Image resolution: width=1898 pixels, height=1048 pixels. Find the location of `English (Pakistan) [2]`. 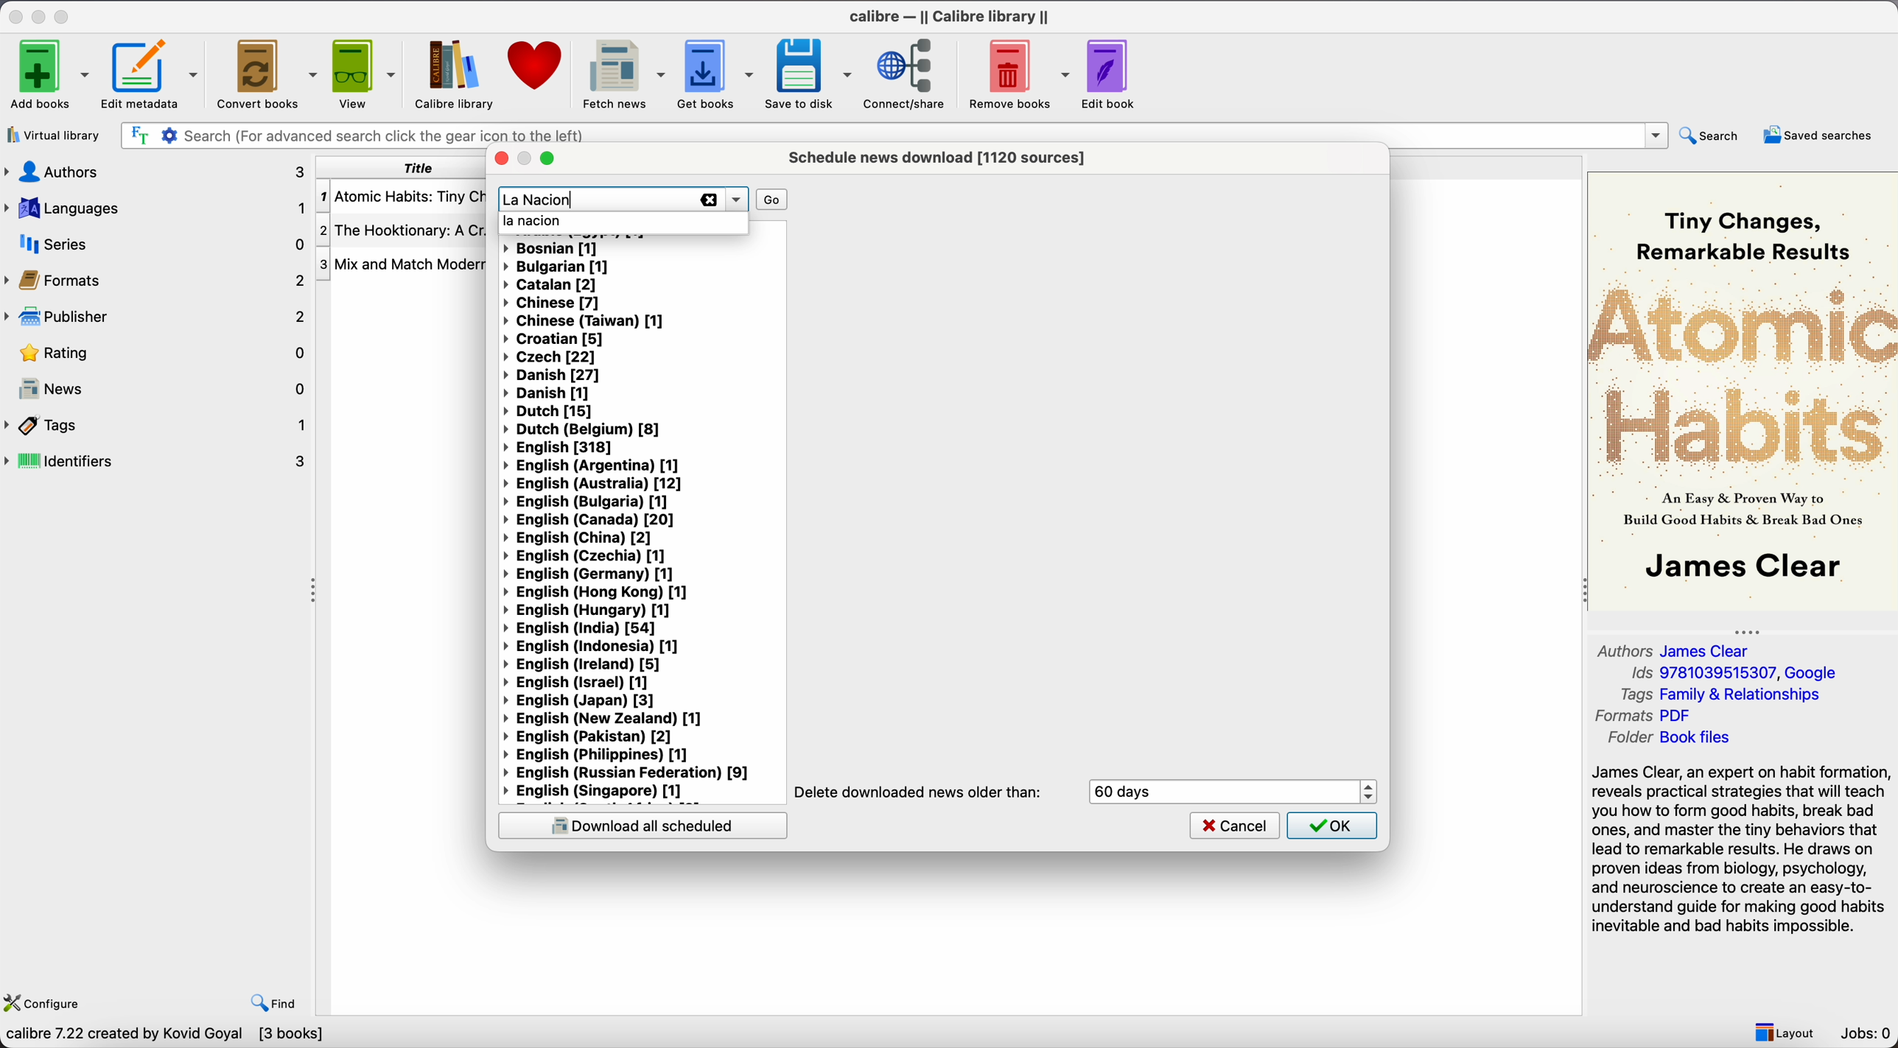

English (Pakistan) [2] is located at coordinates (591, 737).